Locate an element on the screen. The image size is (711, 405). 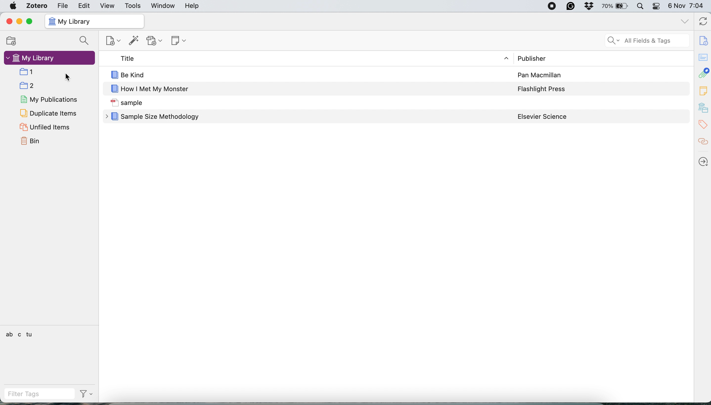
new item is located at coordinates (114, 41).